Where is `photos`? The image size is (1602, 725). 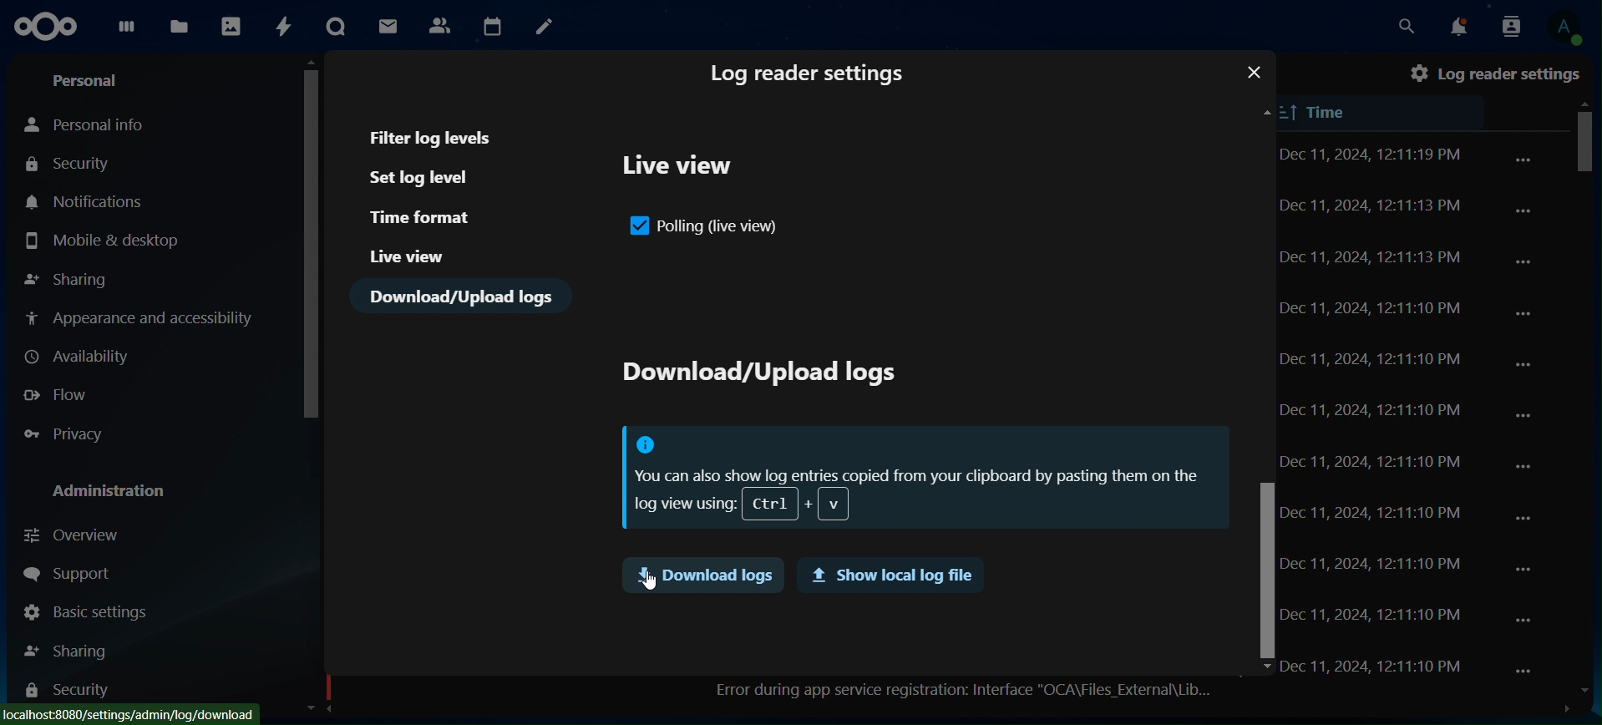 photos is located at coordinates (230, 28).